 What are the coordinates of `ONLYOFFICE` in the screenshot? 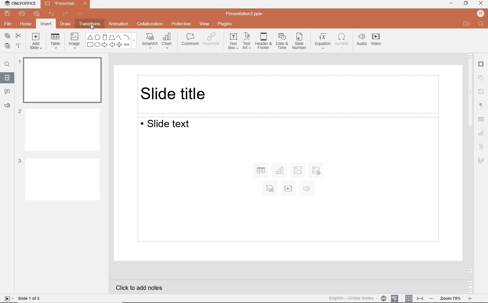 It's located at (19, 3).